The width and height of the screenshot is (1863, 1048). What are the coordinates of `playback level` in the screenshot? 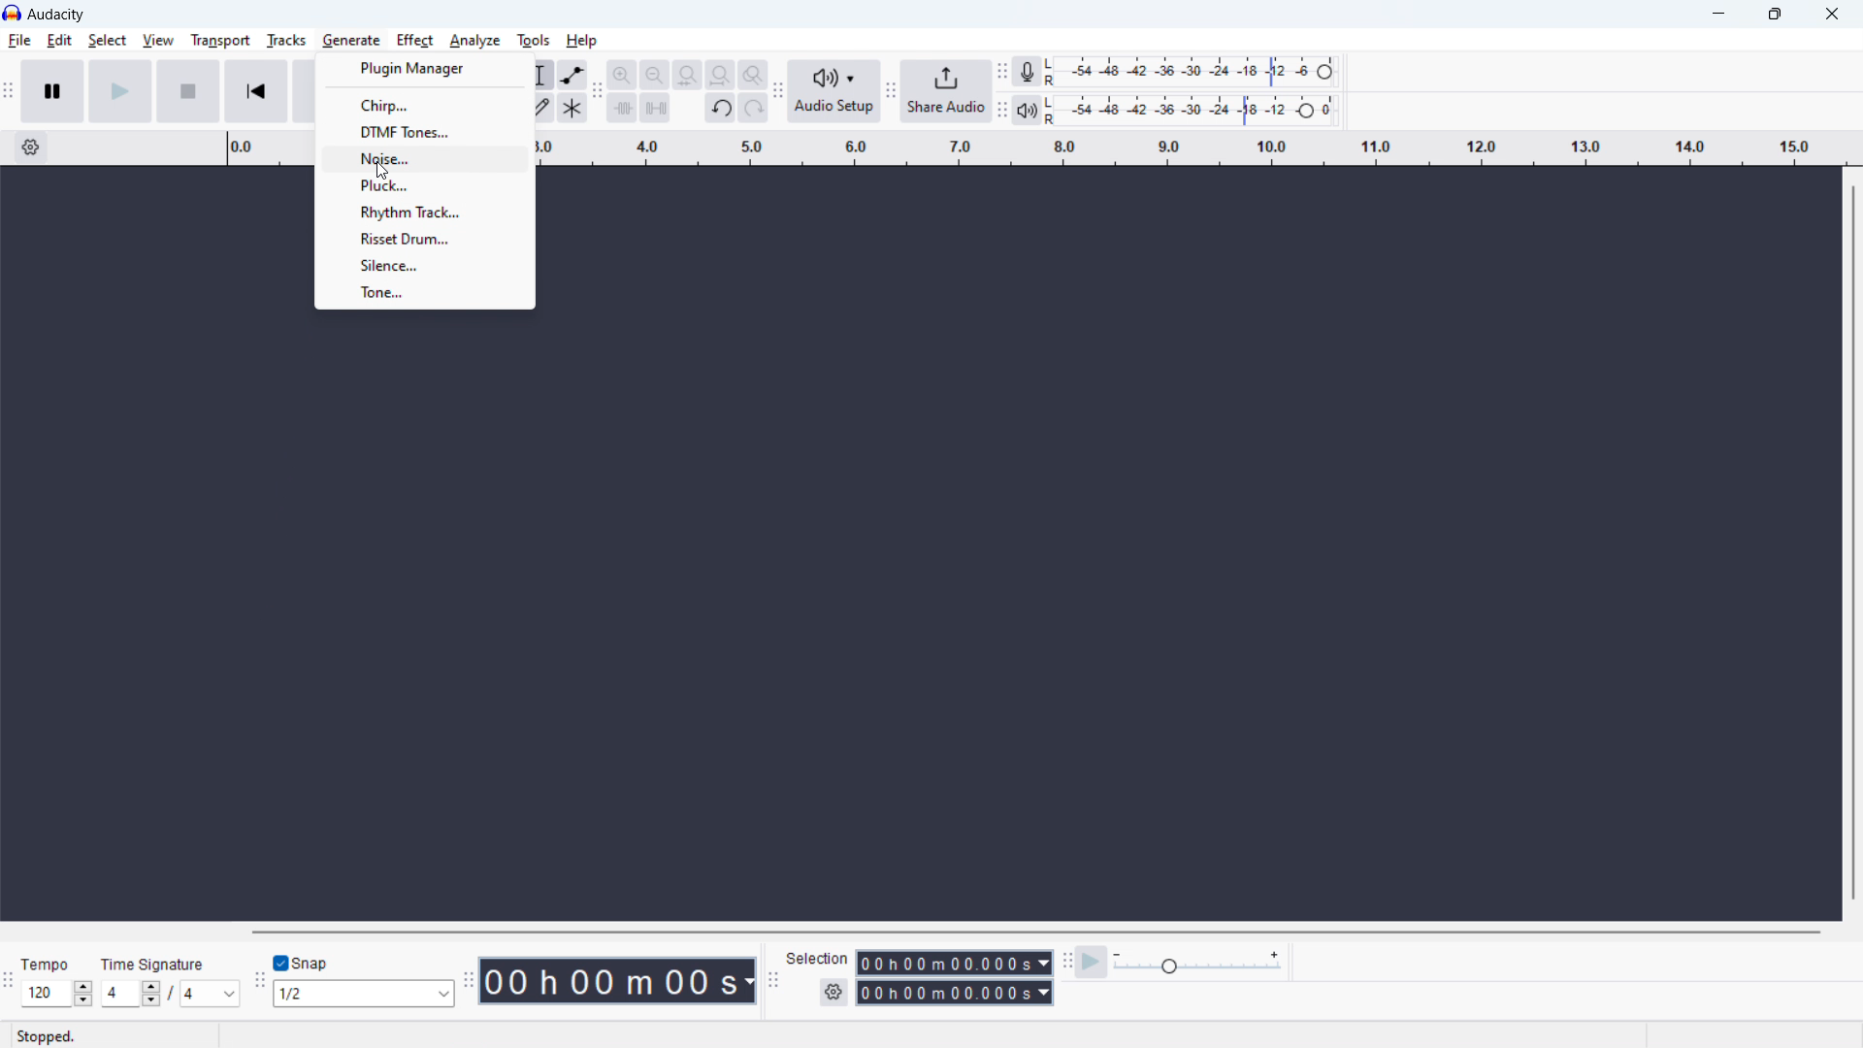 It's located at (1192, 111).